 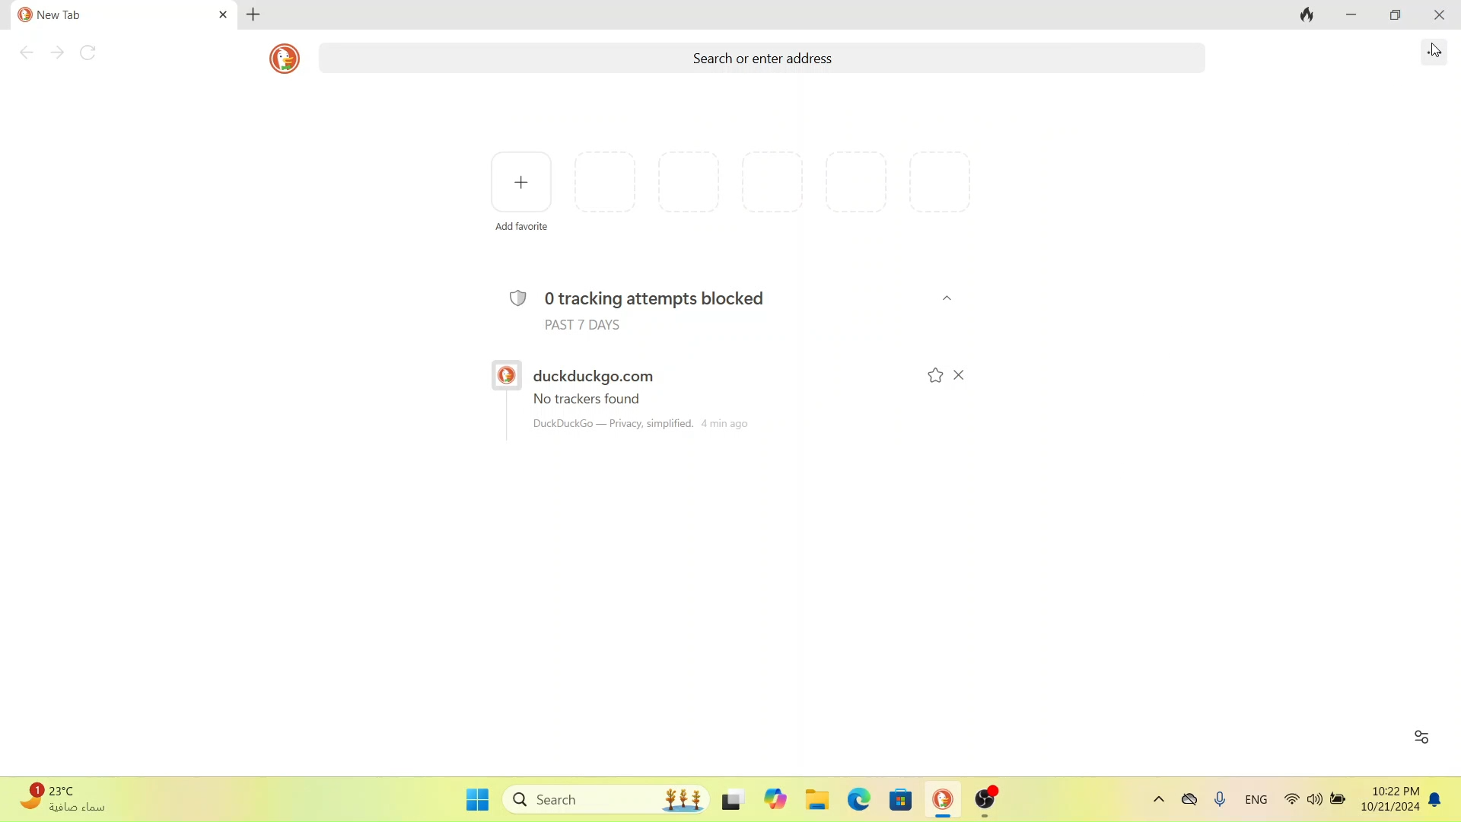 What do you see at coordinates (94, 15) in the screenshot?
I see `current tab` at bounding box center [94, 15].